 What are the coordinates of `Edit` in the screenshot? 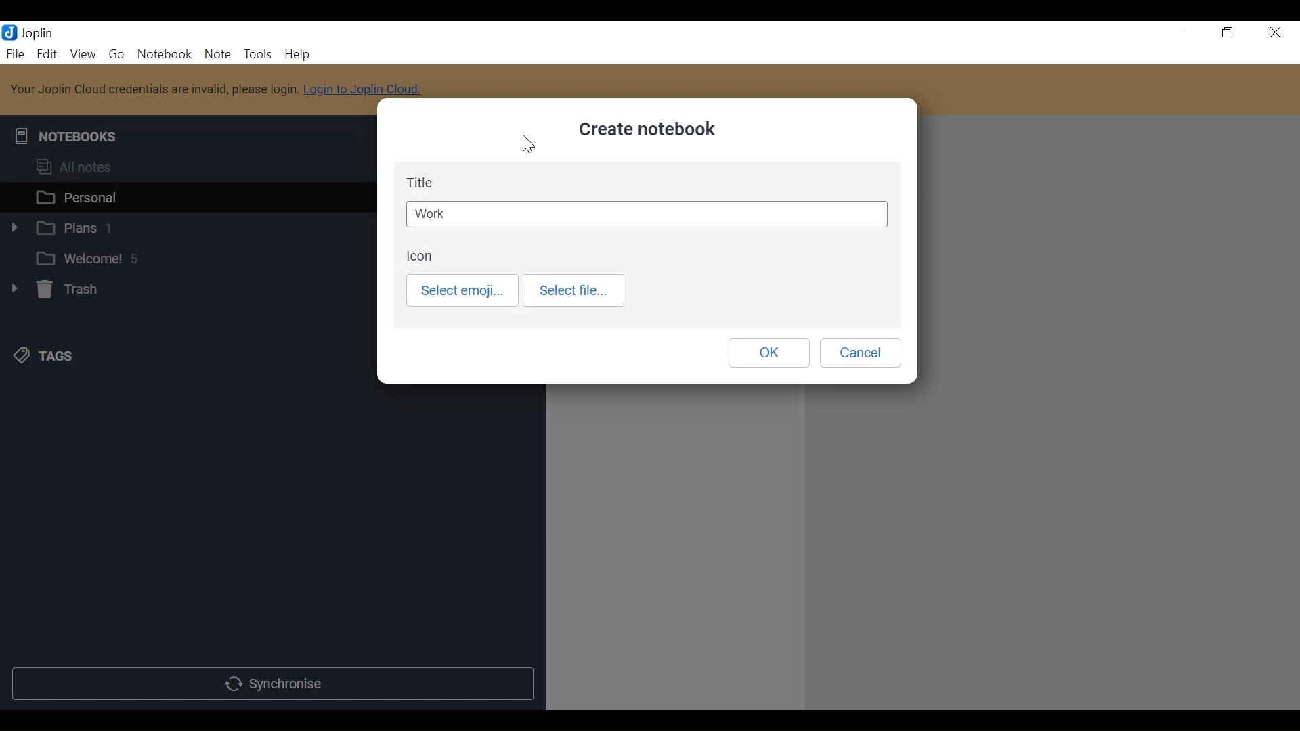 It's located at (45, 53).